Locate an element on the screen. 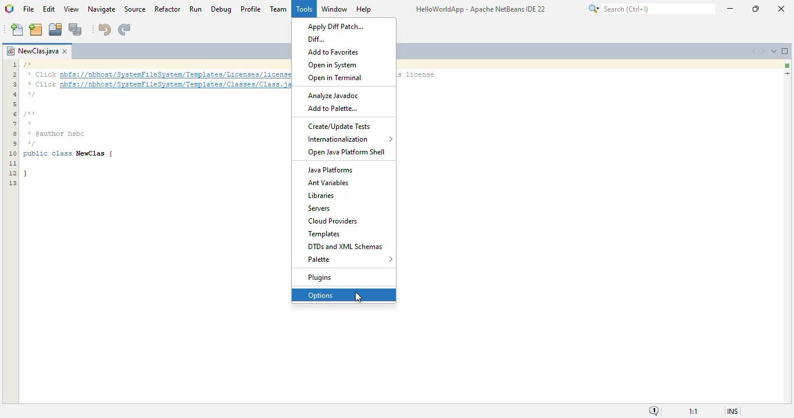  help is located at coordinates (364, 9).